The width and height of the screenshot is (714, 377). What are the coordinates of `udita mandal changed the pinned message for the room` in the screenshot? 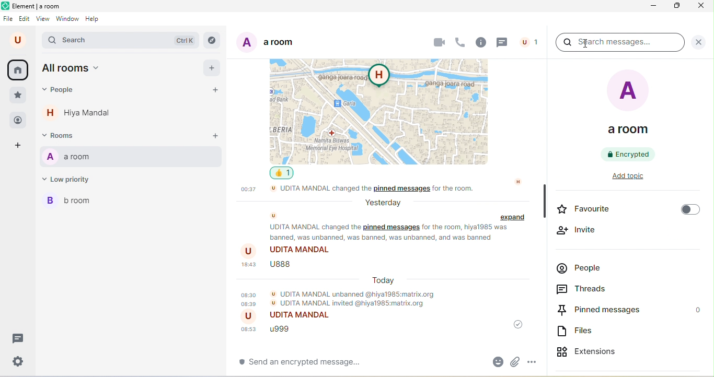 It's located at (379, 190).